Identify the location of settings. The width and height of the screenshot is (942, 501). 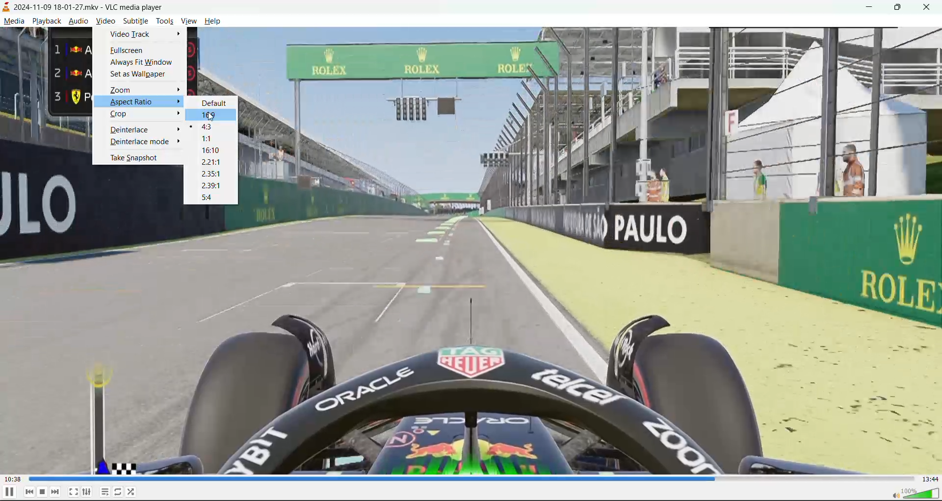
(87, 492).